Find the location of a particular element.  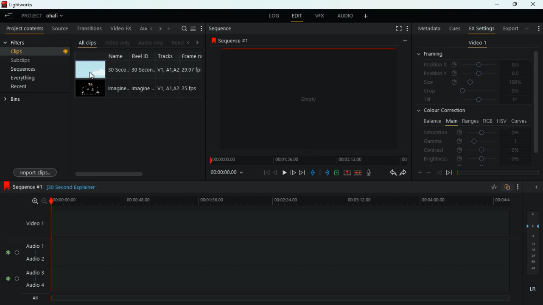

audio 4 is located at coordinates (35, 285).